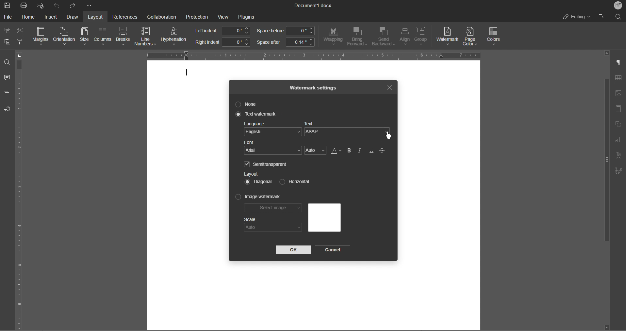 This screenshot has width=626, height=331. What do you see at coordinates (102, 37) in the screenshot?
I see `Columns` at bounding box center [102, 37].